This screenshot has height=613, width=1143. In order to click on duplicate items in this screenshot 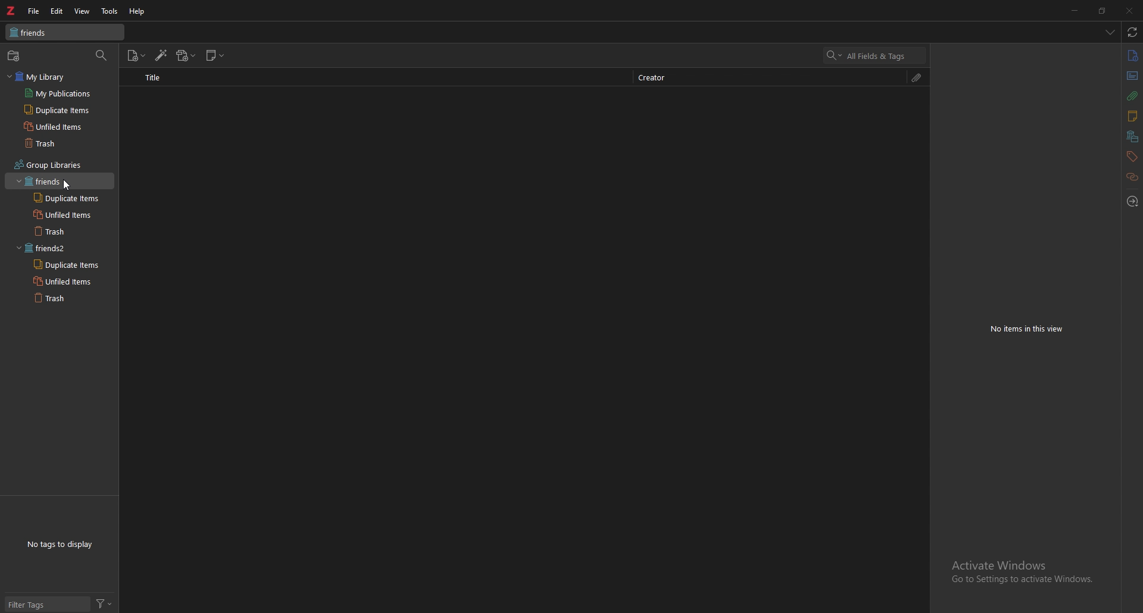, I will do `click(65, 265)`.